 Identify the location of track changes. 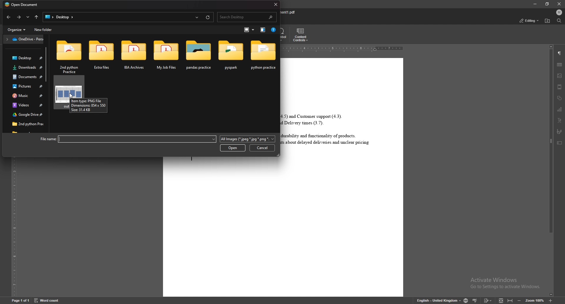
(488, 300).